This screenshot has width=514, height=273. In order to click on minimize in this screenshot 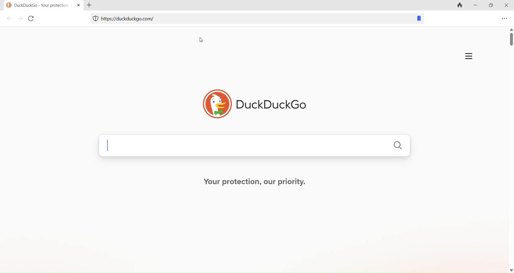, I will do `click(477, 7)`.